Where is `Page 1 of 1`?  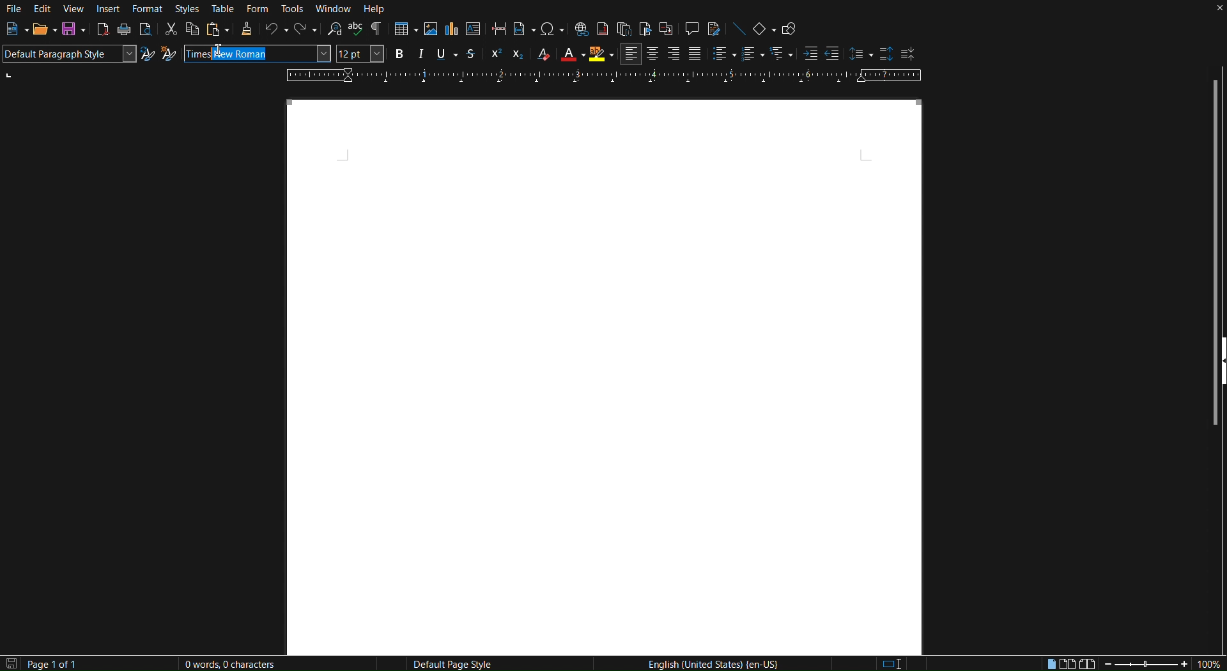
Page 1 of 1 is located at coordinates (66, 663).